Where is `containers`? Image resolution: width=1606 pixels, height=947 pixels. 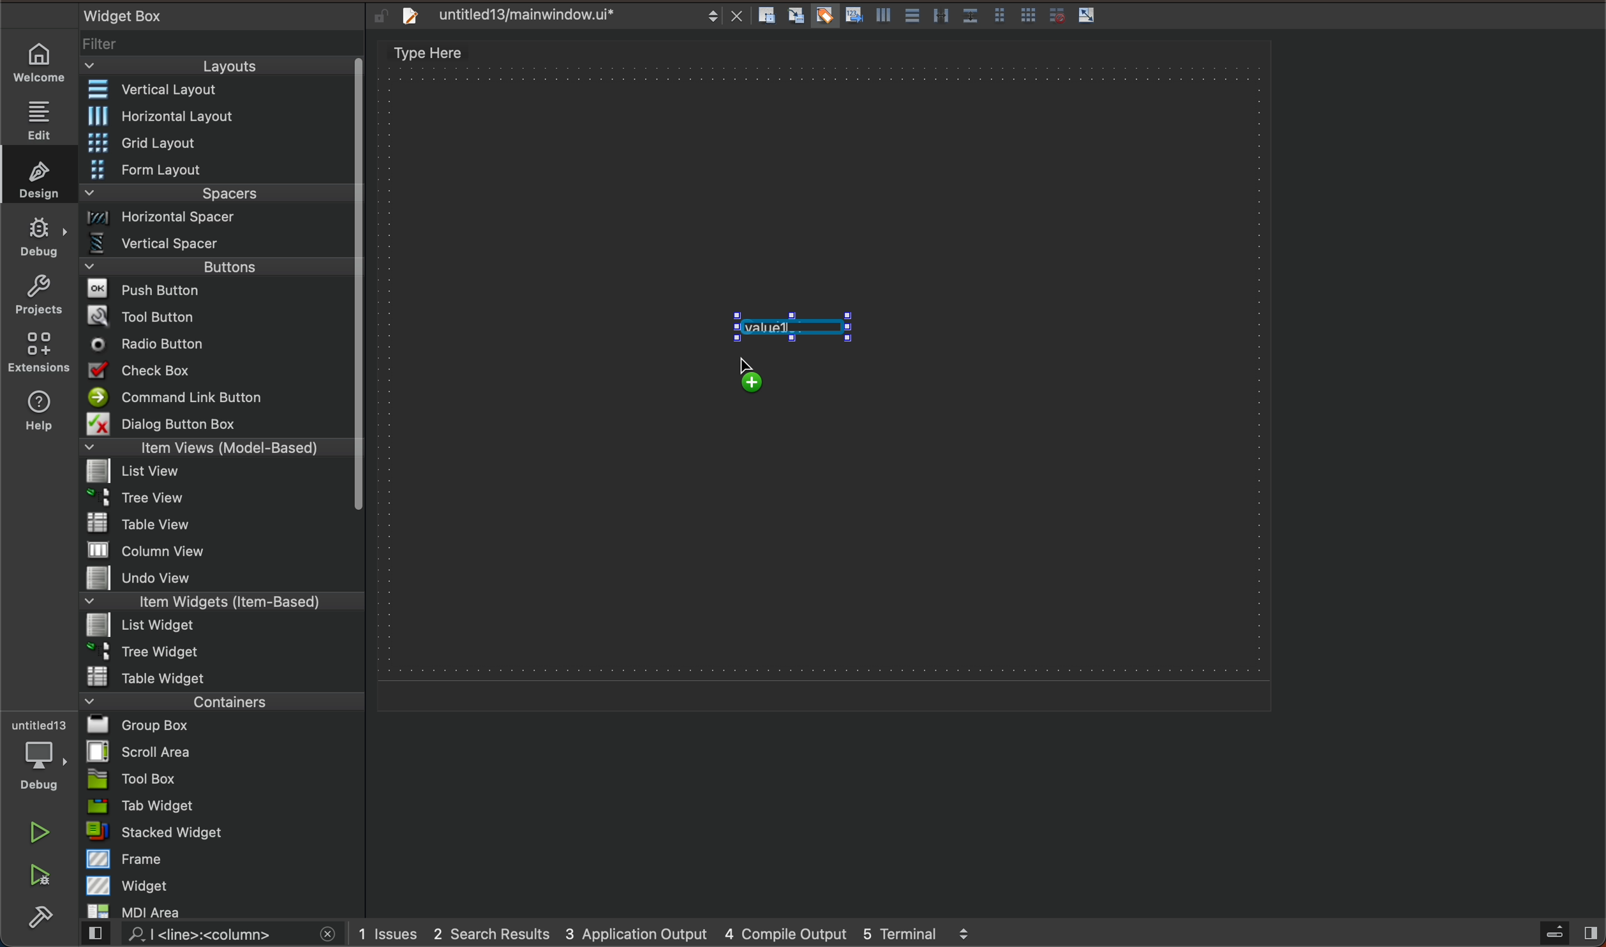
containers is located at coordinates (218, 701).